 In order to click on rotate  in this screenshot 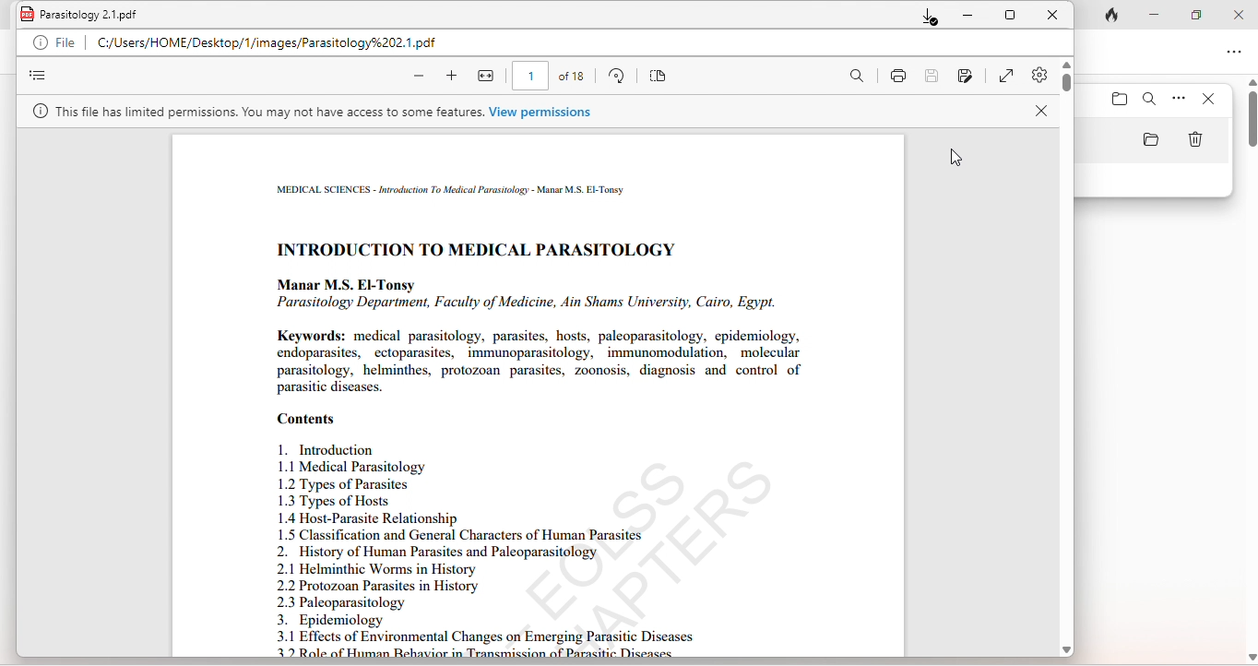, I will do `click(613, 77)`.